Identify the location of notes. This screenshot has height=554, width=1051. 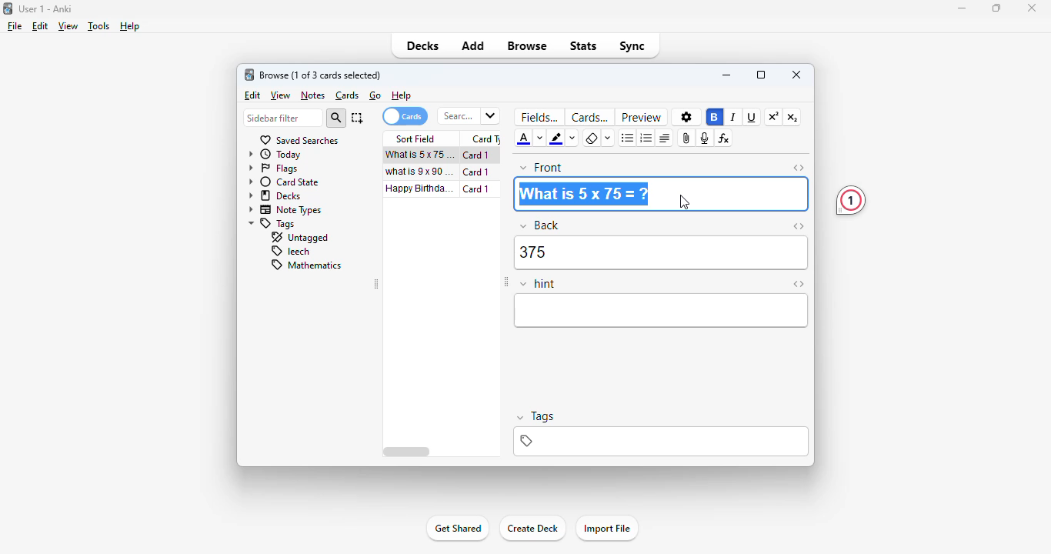
(312, 95).